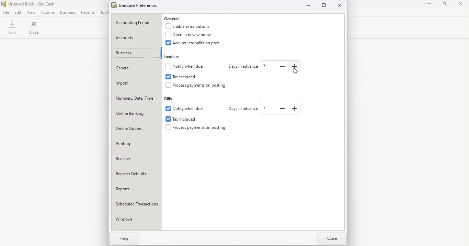 The height and width of the screenshot is (246, 469). I want to click on how many days in the future to warn about invoices coming due, so click(283, 66).